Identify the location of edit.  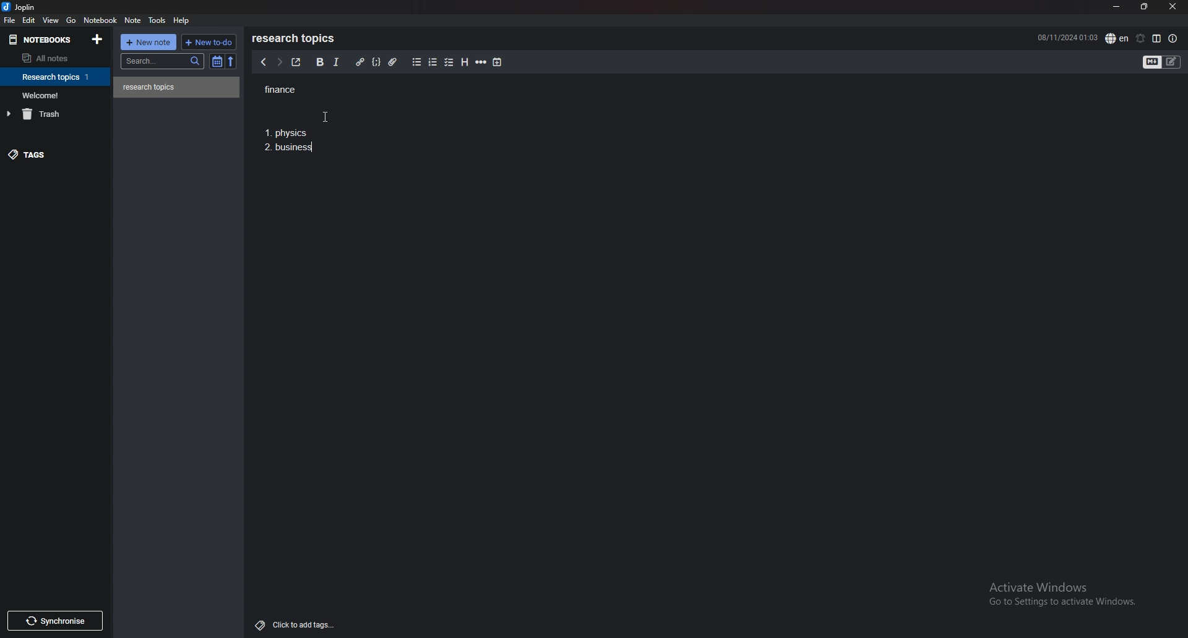
(28, 20).